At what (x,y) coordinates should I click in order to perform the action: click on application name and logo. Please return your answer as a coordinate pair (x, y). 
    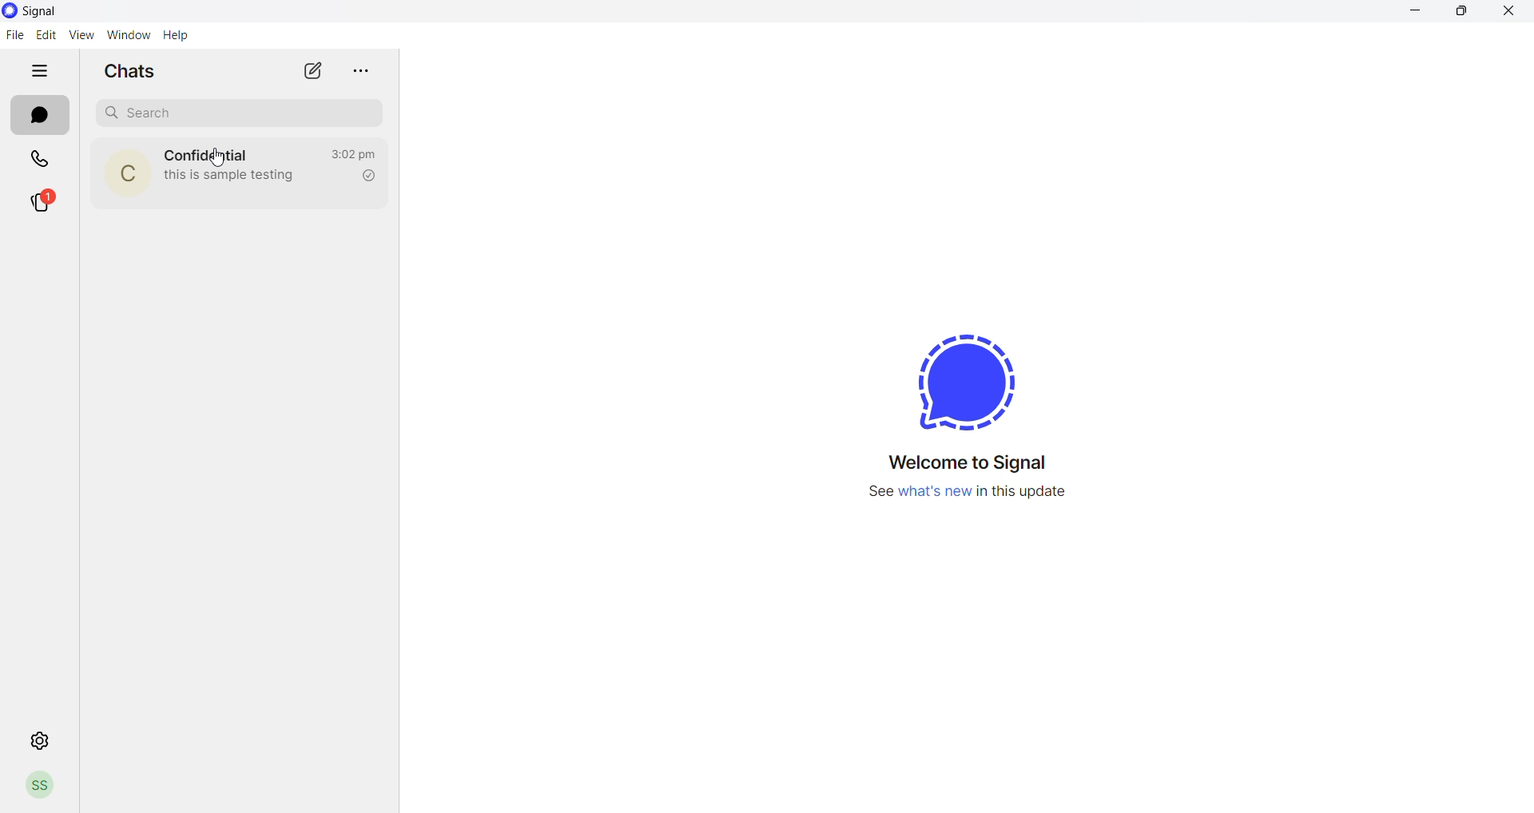
    Looking at the image, I should click on (40, 12).